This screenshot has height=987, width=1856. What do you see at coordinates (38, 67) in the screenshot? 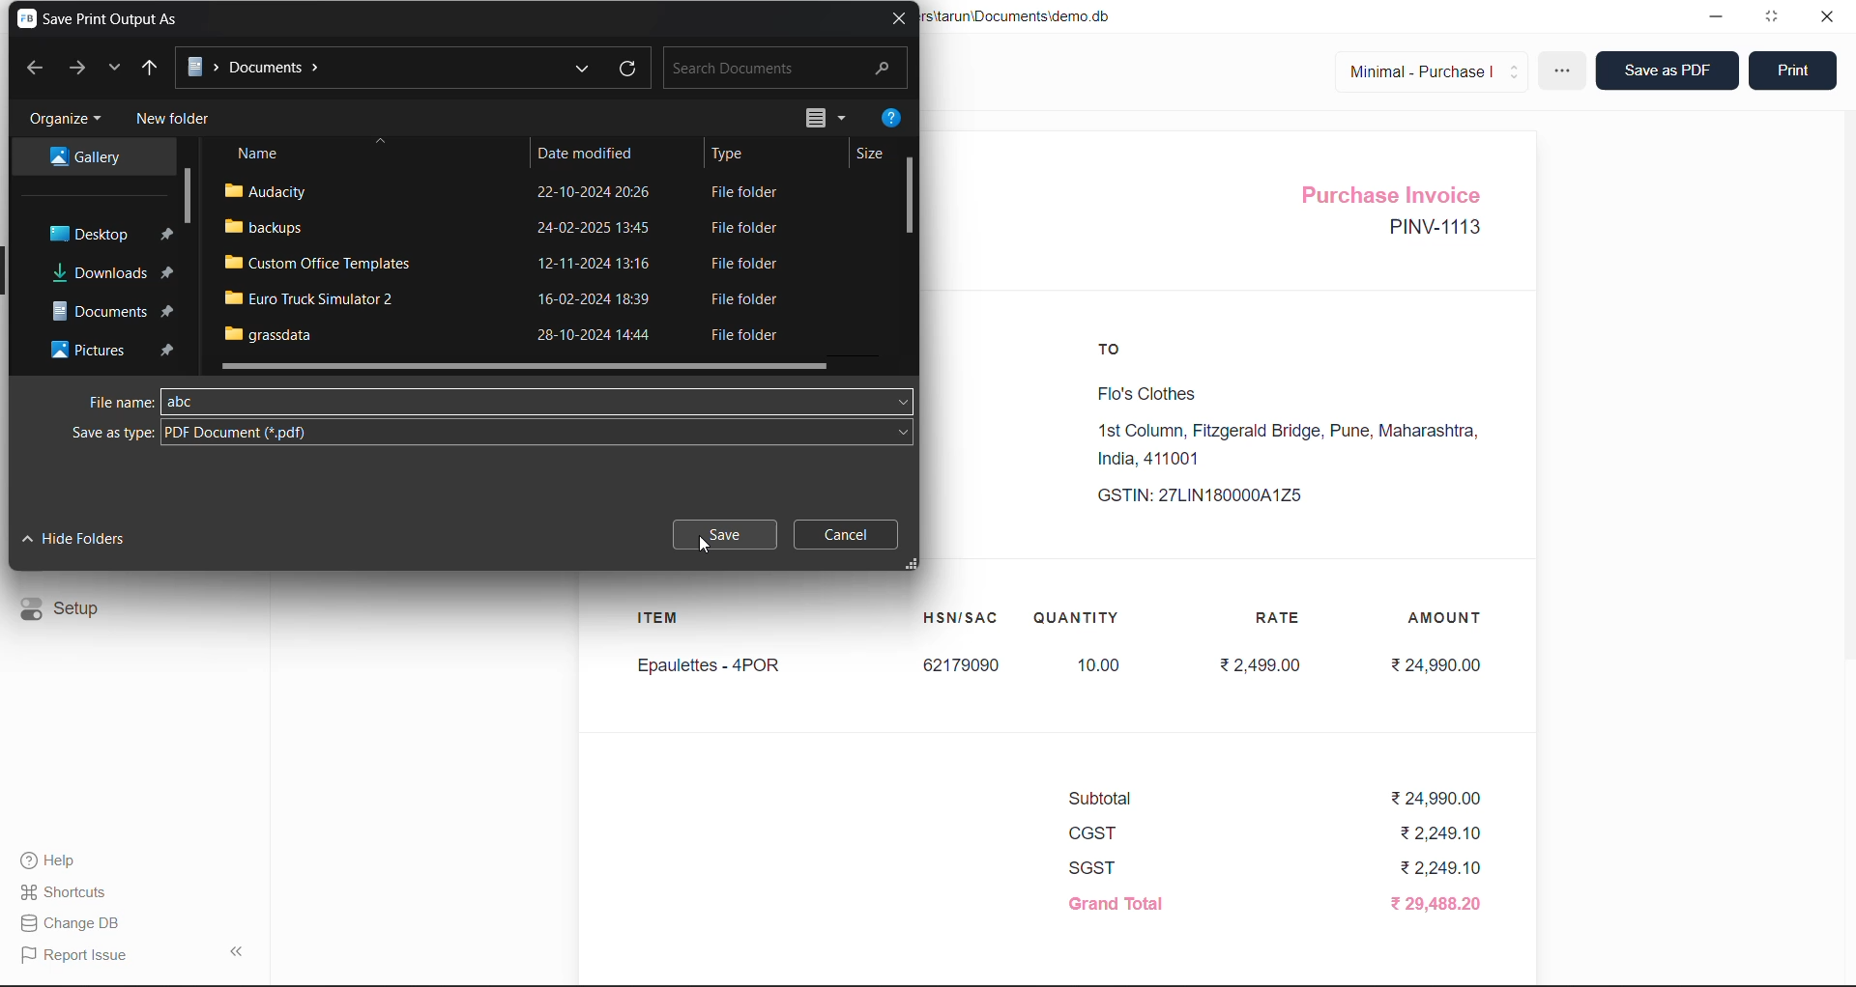
I see `backward` at bounding box center [38, 67].